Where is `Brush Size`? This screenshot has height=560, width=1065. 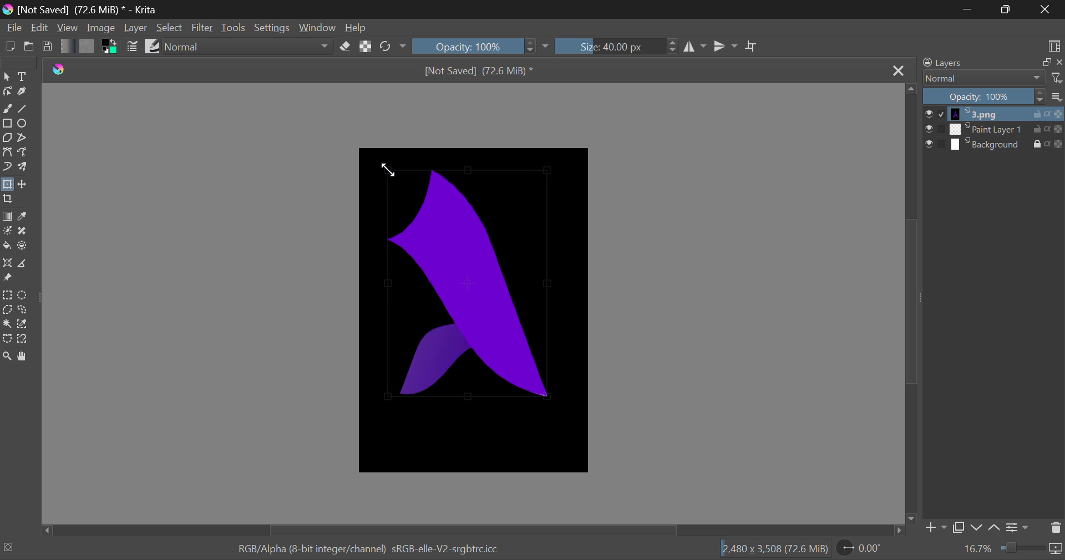 Brush Size is located at coordinates (616, 47).